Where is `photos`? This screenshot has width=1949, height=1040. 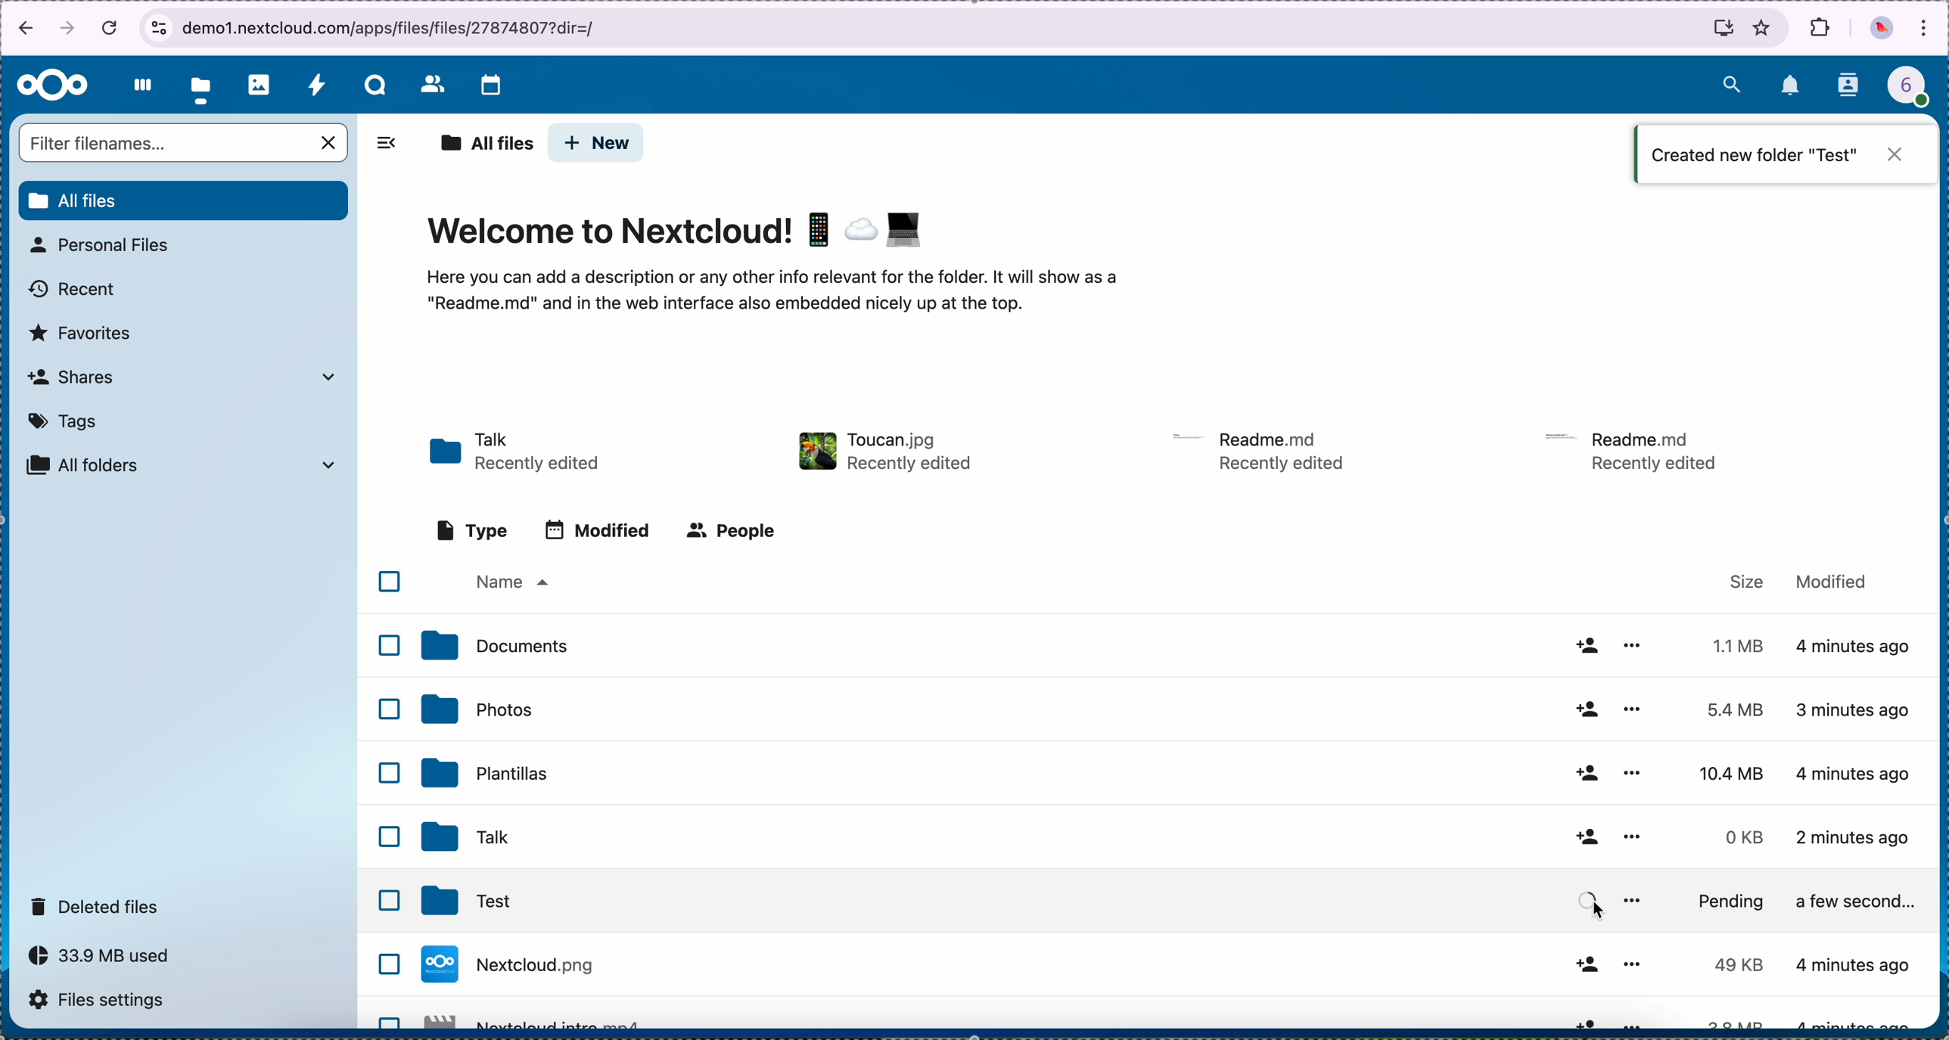
photos is located at coordinates (260, 85).